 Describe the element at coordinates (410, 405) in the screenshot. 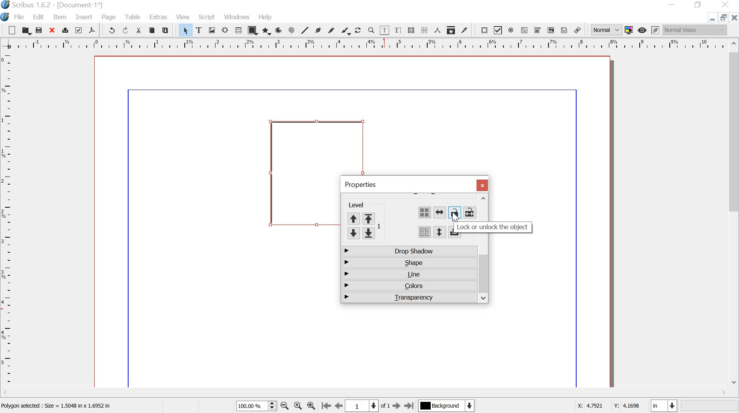

I see `go to last page` at that location.